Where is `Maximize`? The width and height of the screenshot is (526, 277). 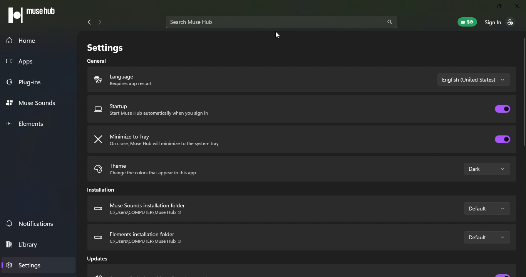
Maximize is located at coordinates (499, 7).